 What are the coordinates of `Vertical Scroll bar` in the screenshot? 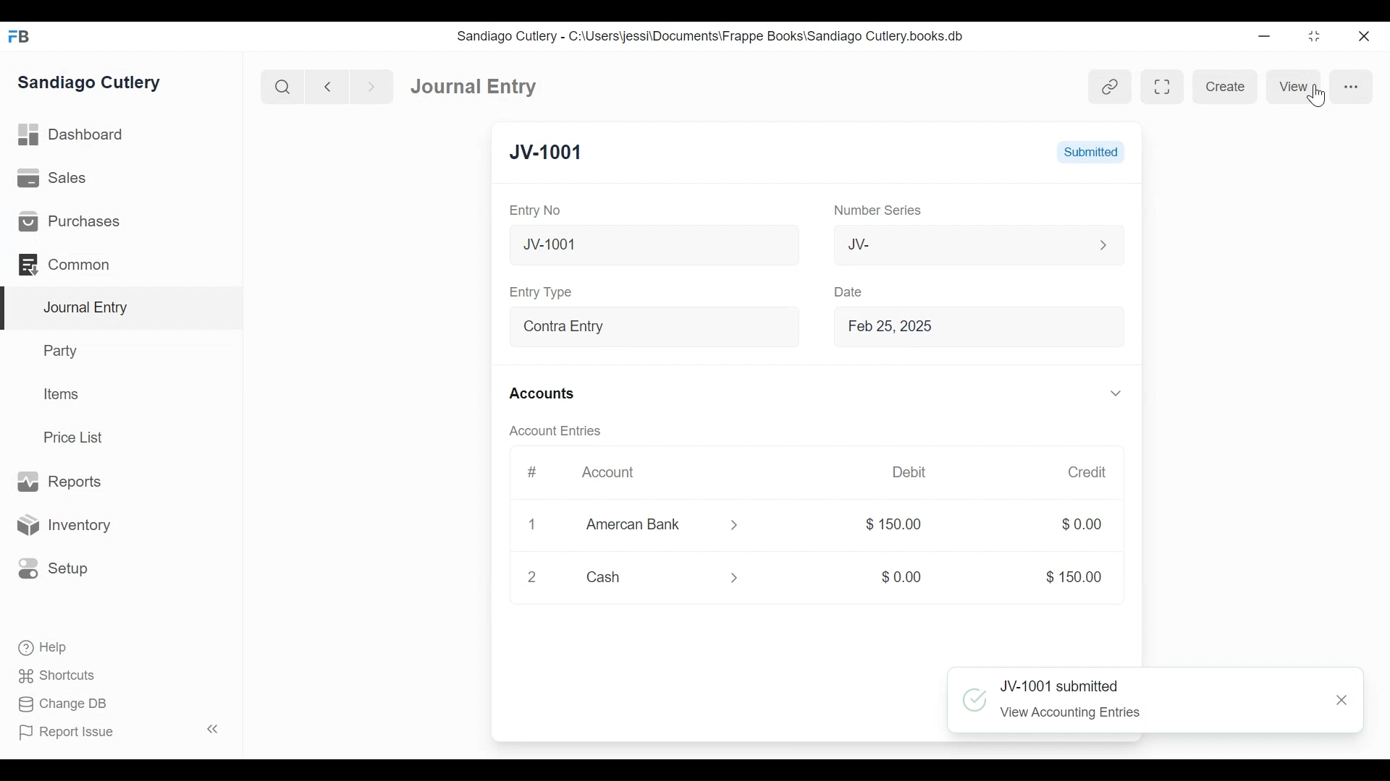 It's located at (1139, 411).